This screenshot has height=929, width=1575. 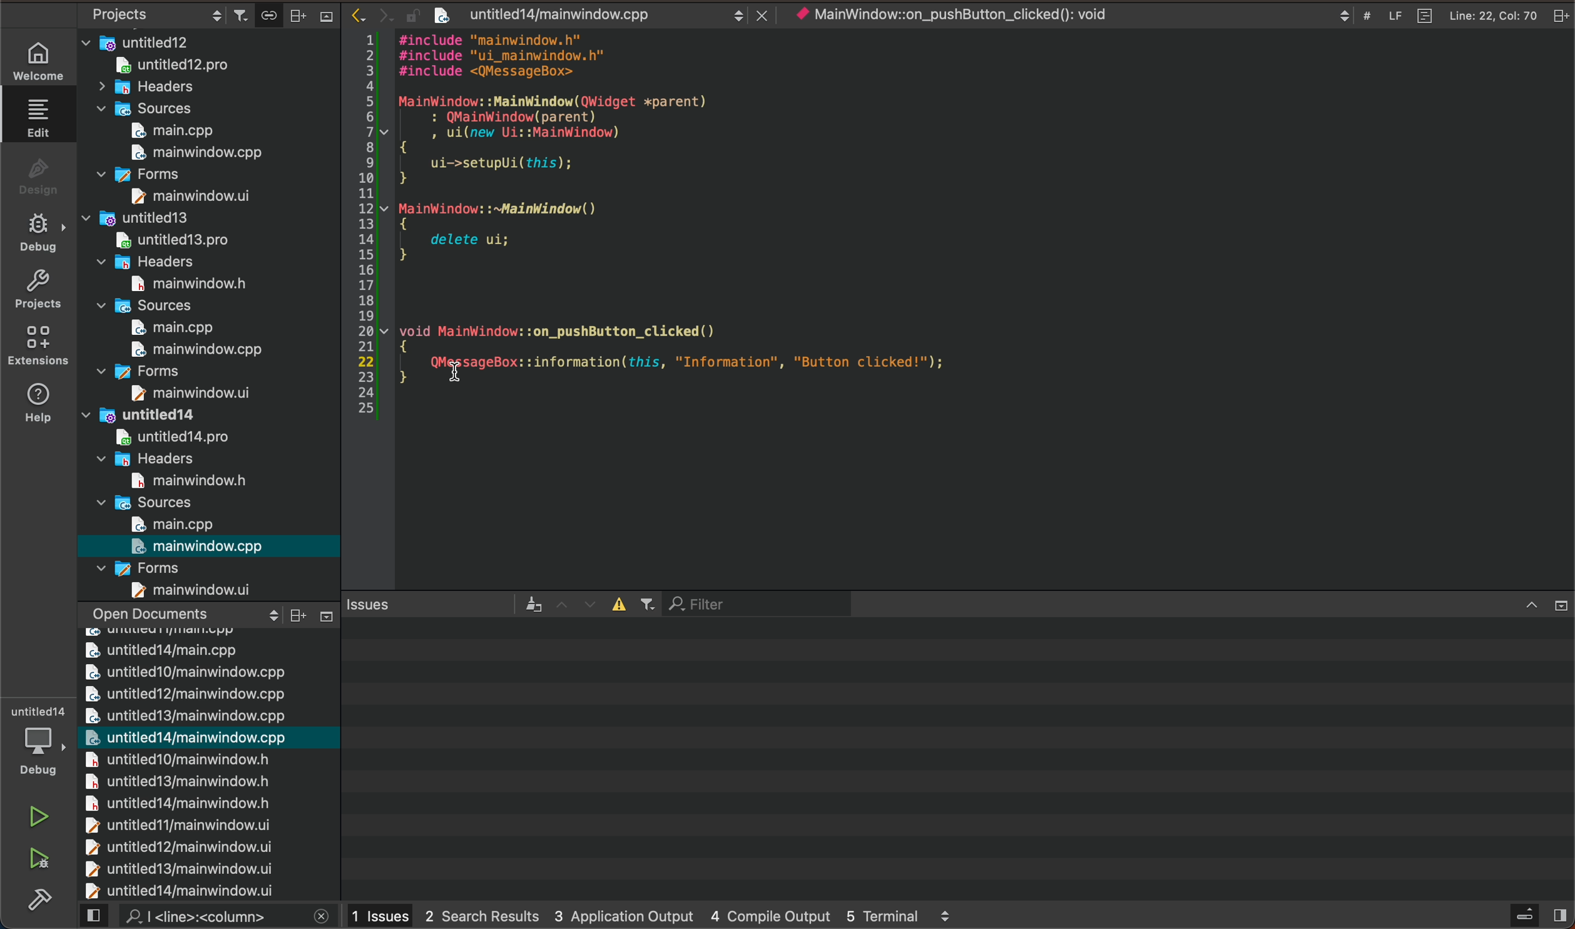 What do you see at coordinates (604, 14) in the screenshot?
I see `file after save` at bounding box center [604, 14].